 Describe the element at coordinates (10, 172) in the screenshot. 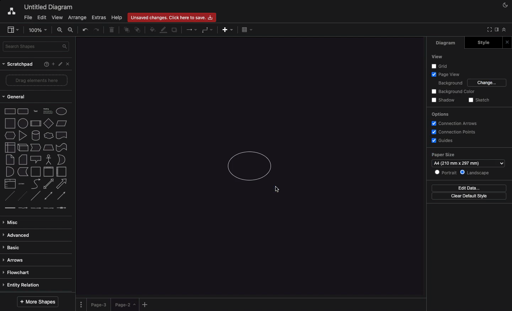

I see `and` at that location.